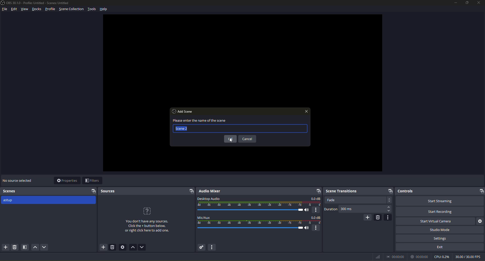 This screenshot has height=261, width=485. What do you see at coordinates (441, 230) in the screenshot?
I see `studio mode` at bounding box center [441, 230].